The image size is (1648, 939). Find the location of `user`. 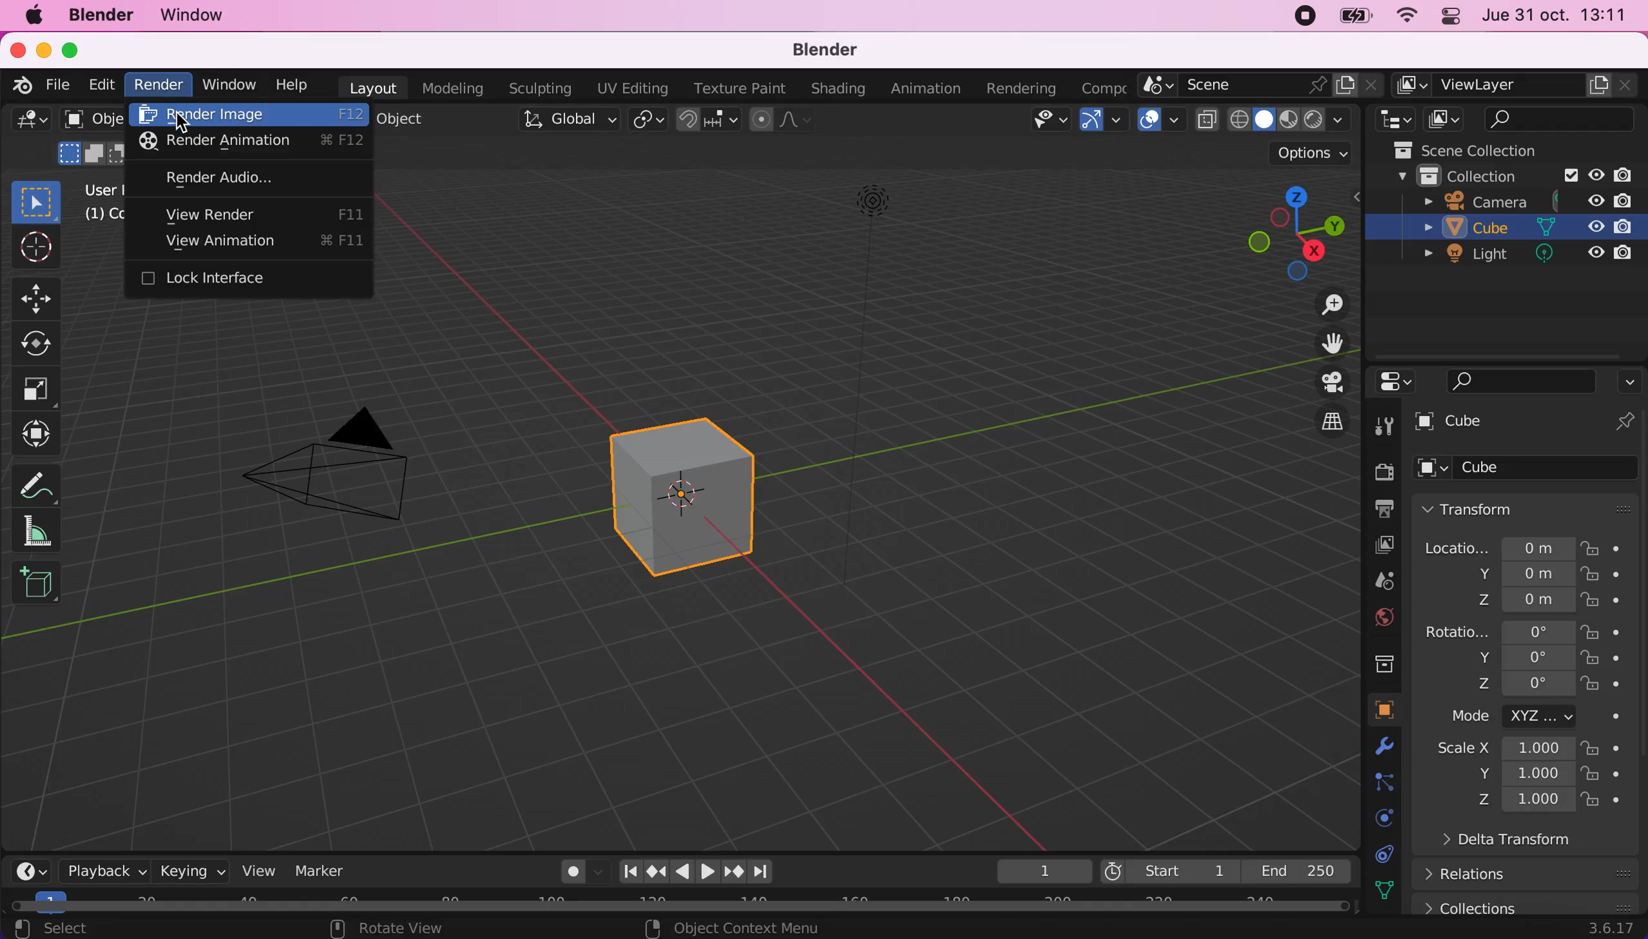

user is located at coordinates (100, 203).